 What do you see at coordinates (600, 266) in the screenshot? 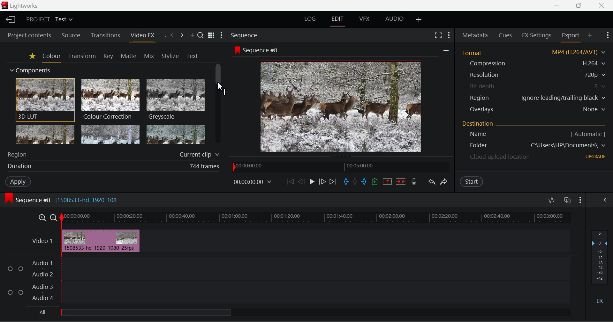
I see `Decibel Level` at bounding box center [600, 266].